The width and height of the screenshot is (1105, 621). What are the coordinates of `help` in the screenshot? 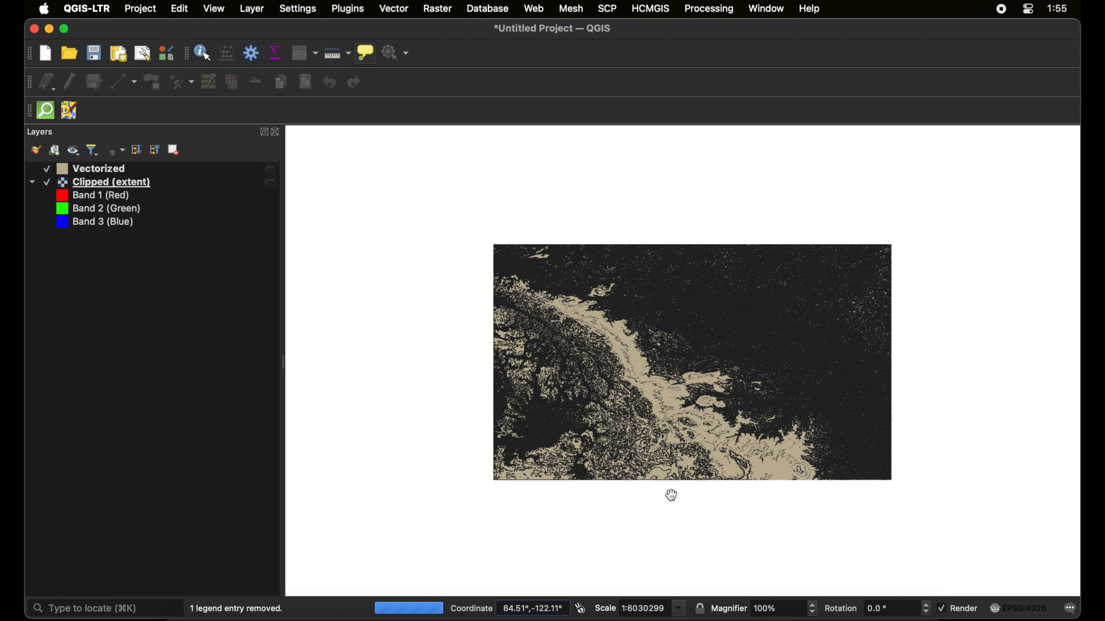 It's located at (809, 9).